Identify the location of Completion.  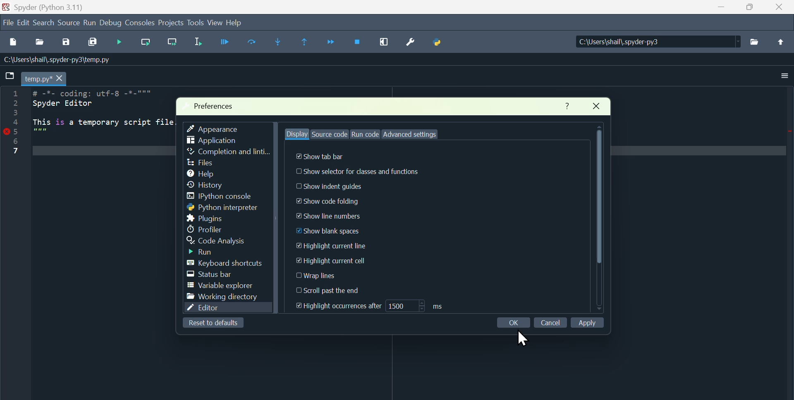
(232, 150).